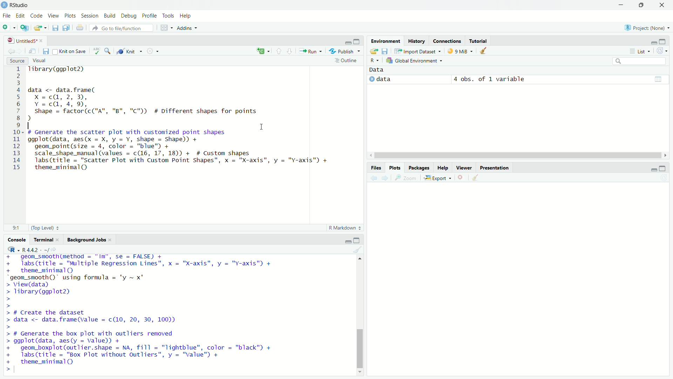 The image size is (673, 379). I want to click on cursor, so click(261, 126).